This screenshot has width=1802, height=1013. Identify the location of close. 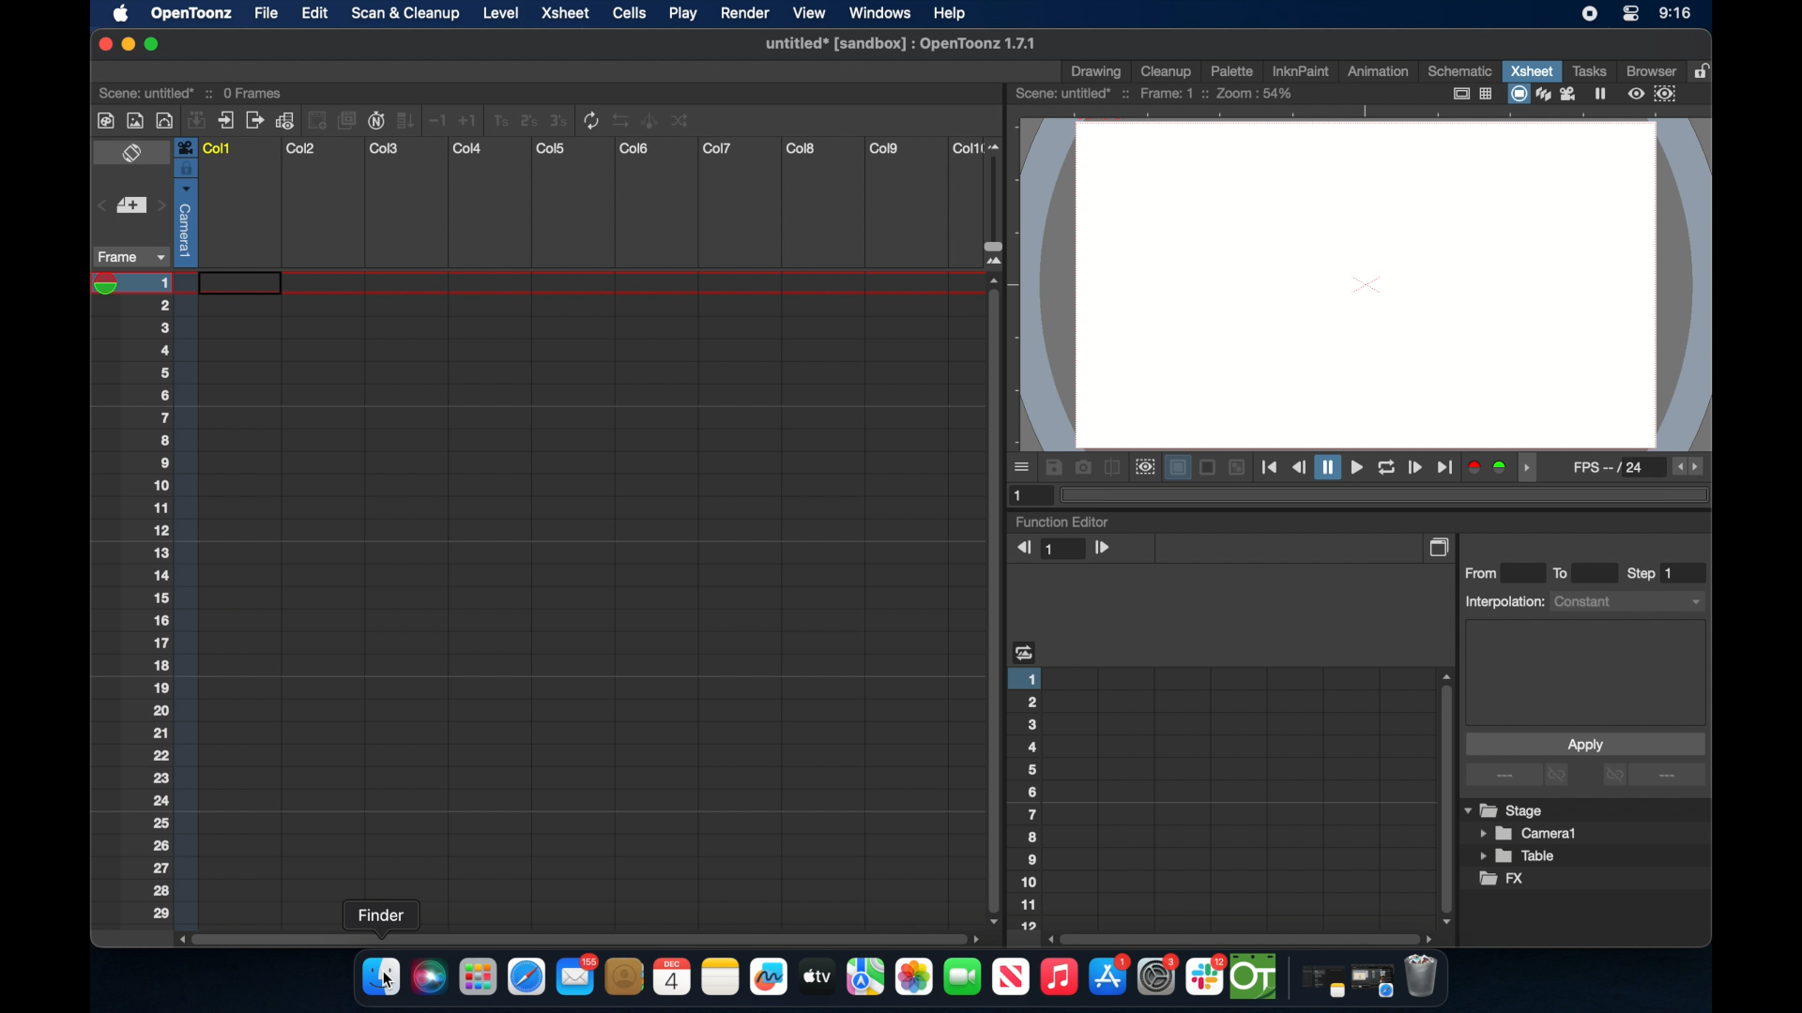
(101, 44).